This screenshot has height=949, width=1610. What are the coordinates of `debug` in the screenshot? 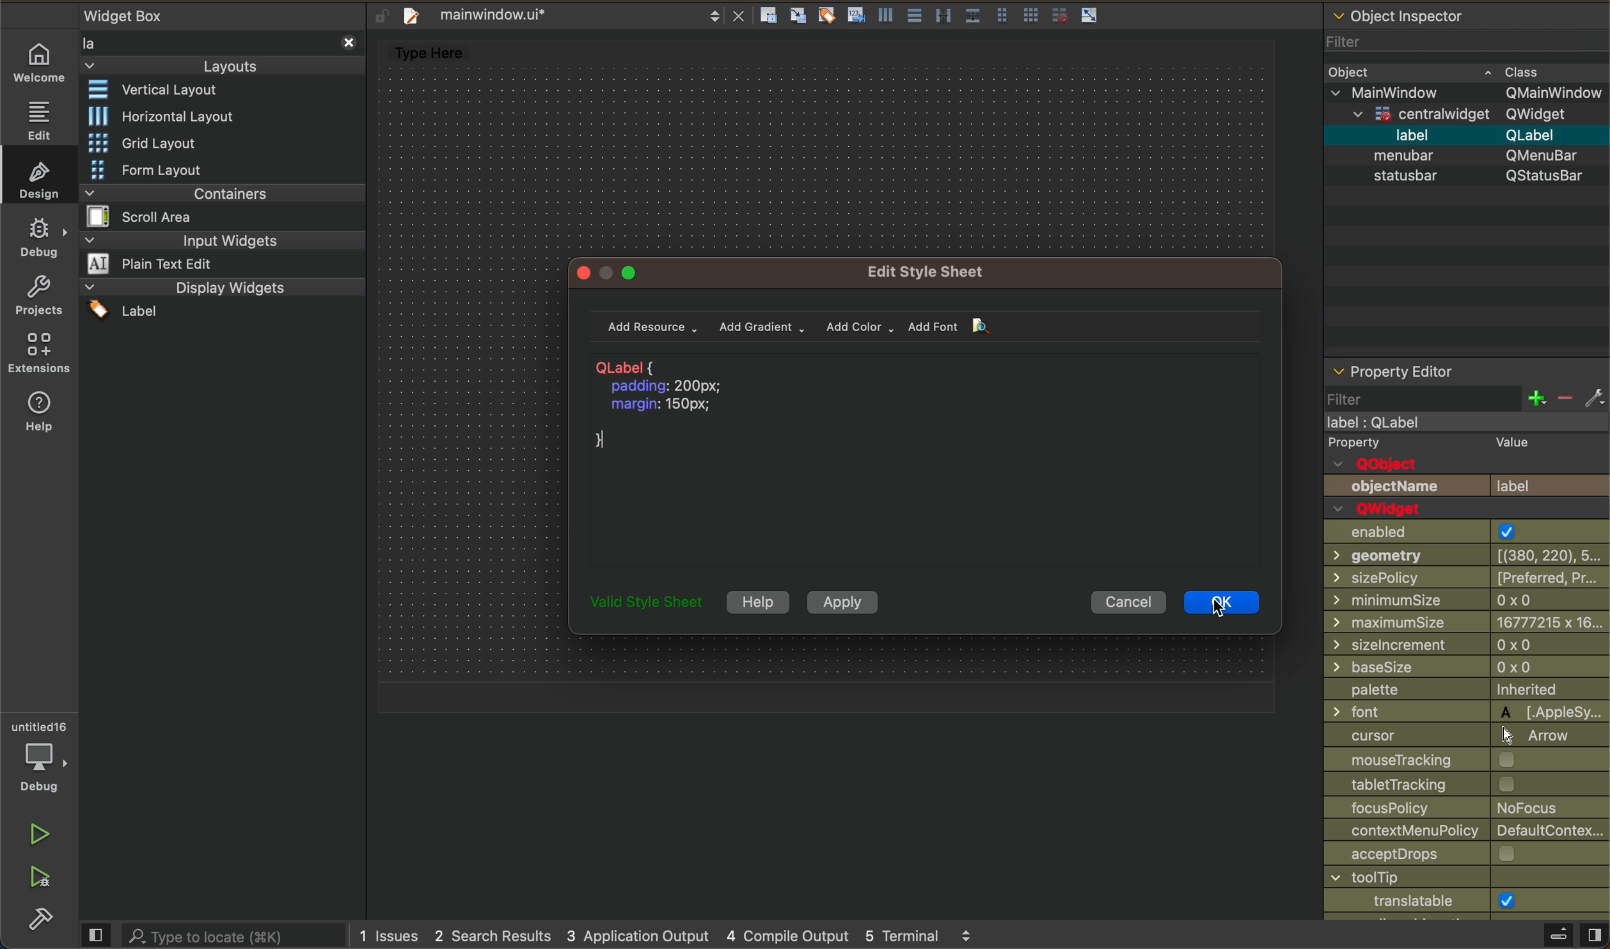 It's located at (43, 241).